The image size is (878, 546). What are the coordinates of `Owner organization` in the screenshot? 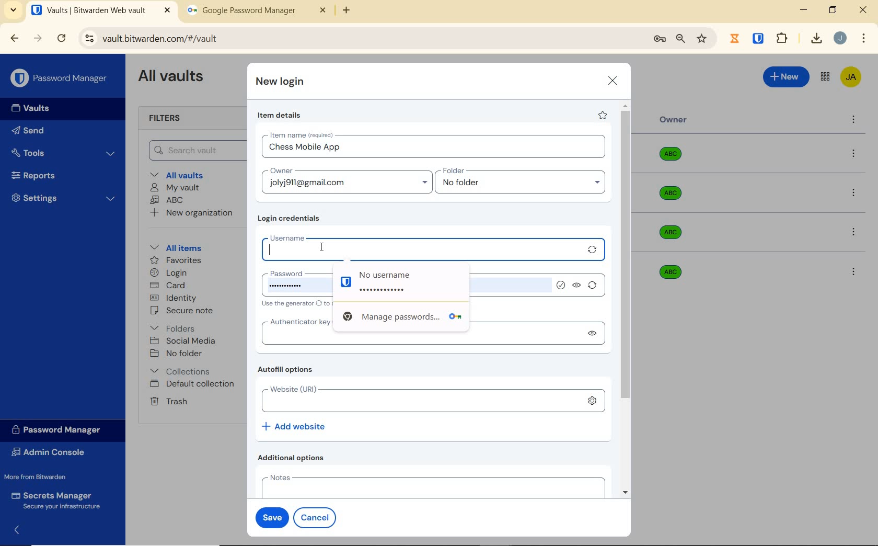 It's located at (668, 271).